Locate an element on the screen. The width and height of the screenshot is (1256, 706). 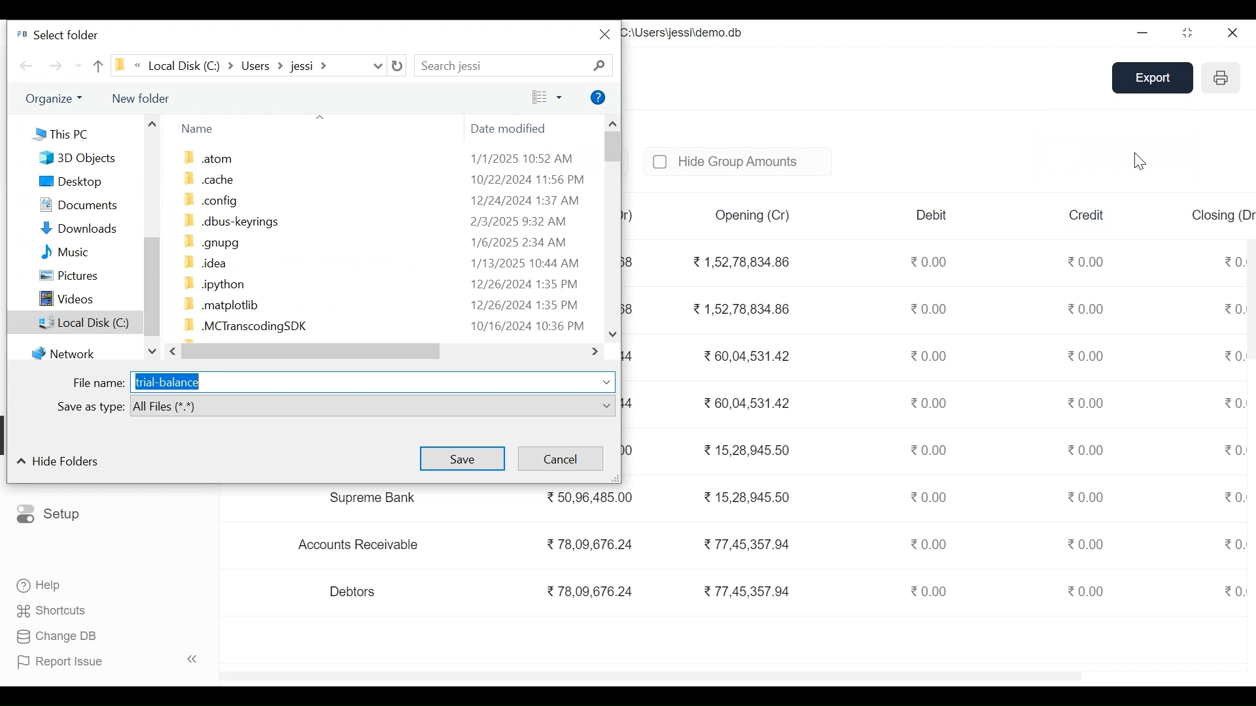
File name: | is located at coordinates (99, 383).